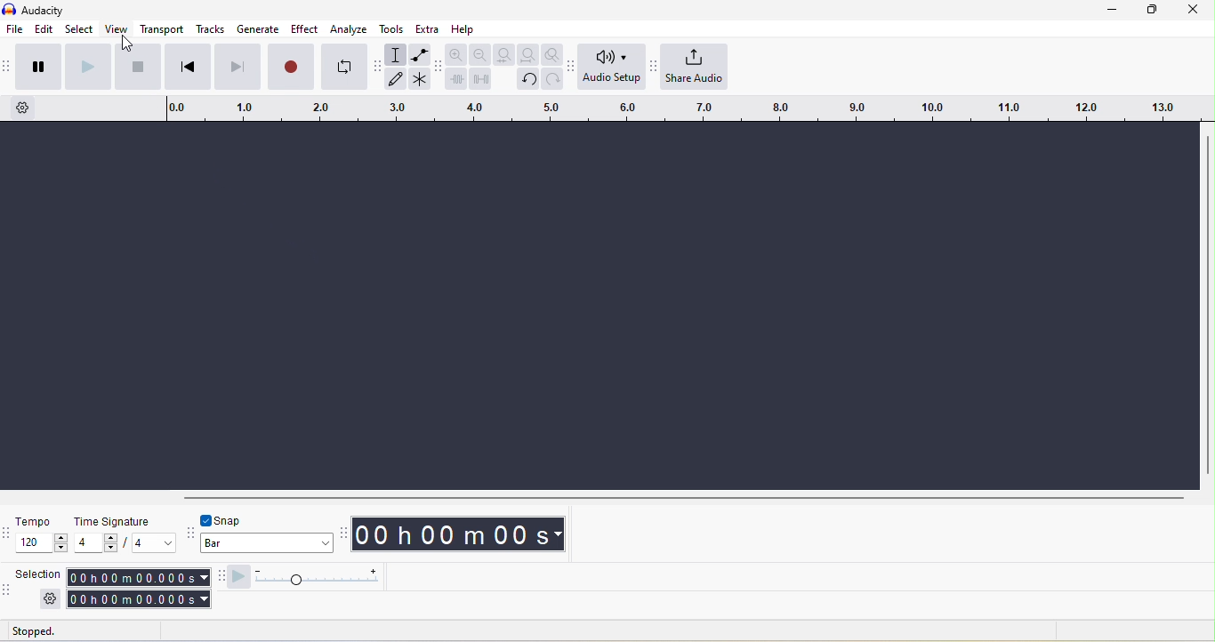 This screenshot has height=642, width=1215. I want to click on share audio, so click(695, 66).